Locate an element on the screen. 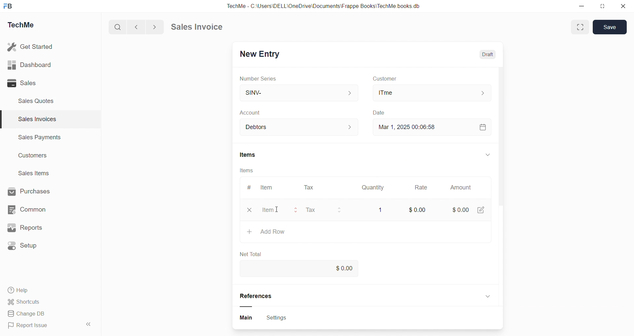 The image size is (634, 336).  Shortcuts is located at coordinates (26, 302).